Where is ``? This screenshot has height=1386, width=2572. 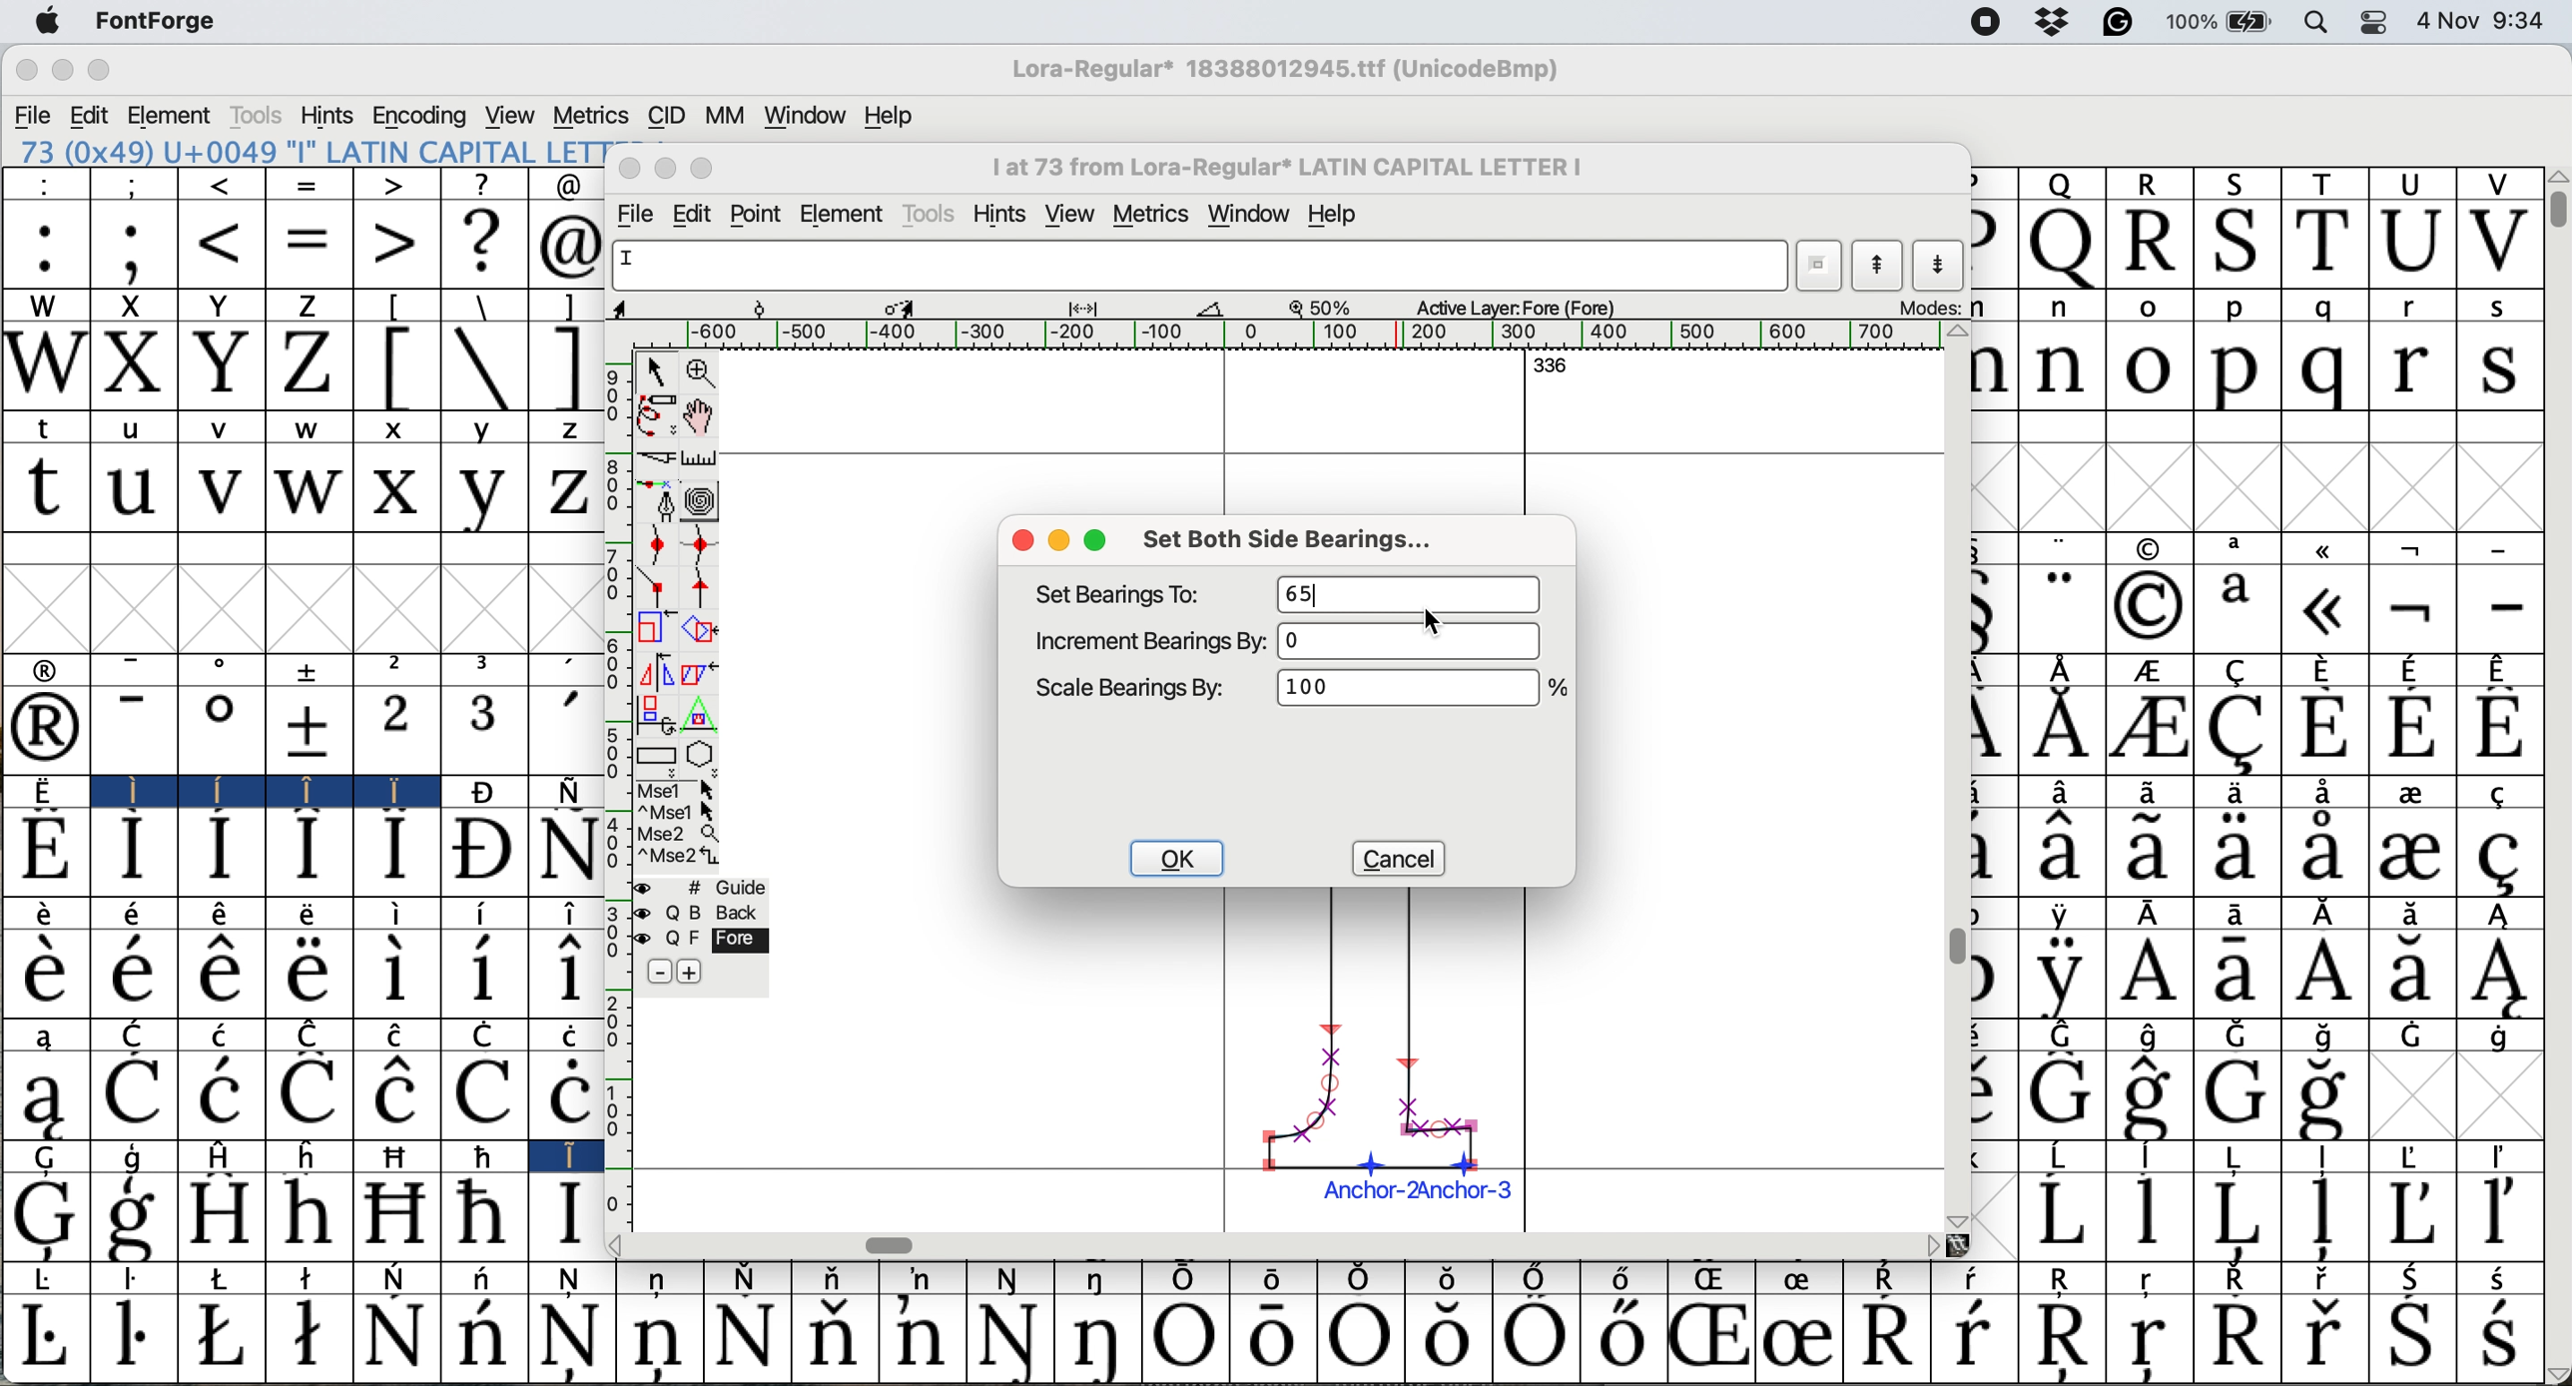
 is located at coordinates (1959, 1216).